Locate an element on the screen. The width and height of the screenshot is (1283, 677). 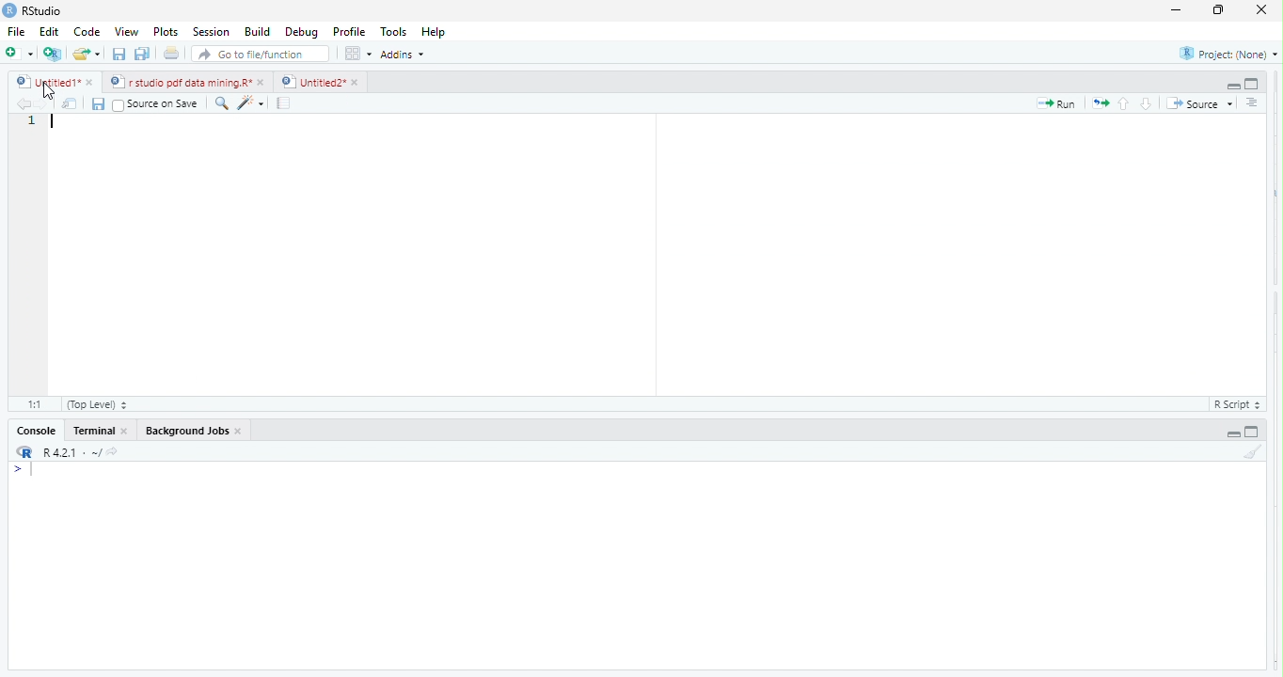
close is located at coordinates (1256, 9).